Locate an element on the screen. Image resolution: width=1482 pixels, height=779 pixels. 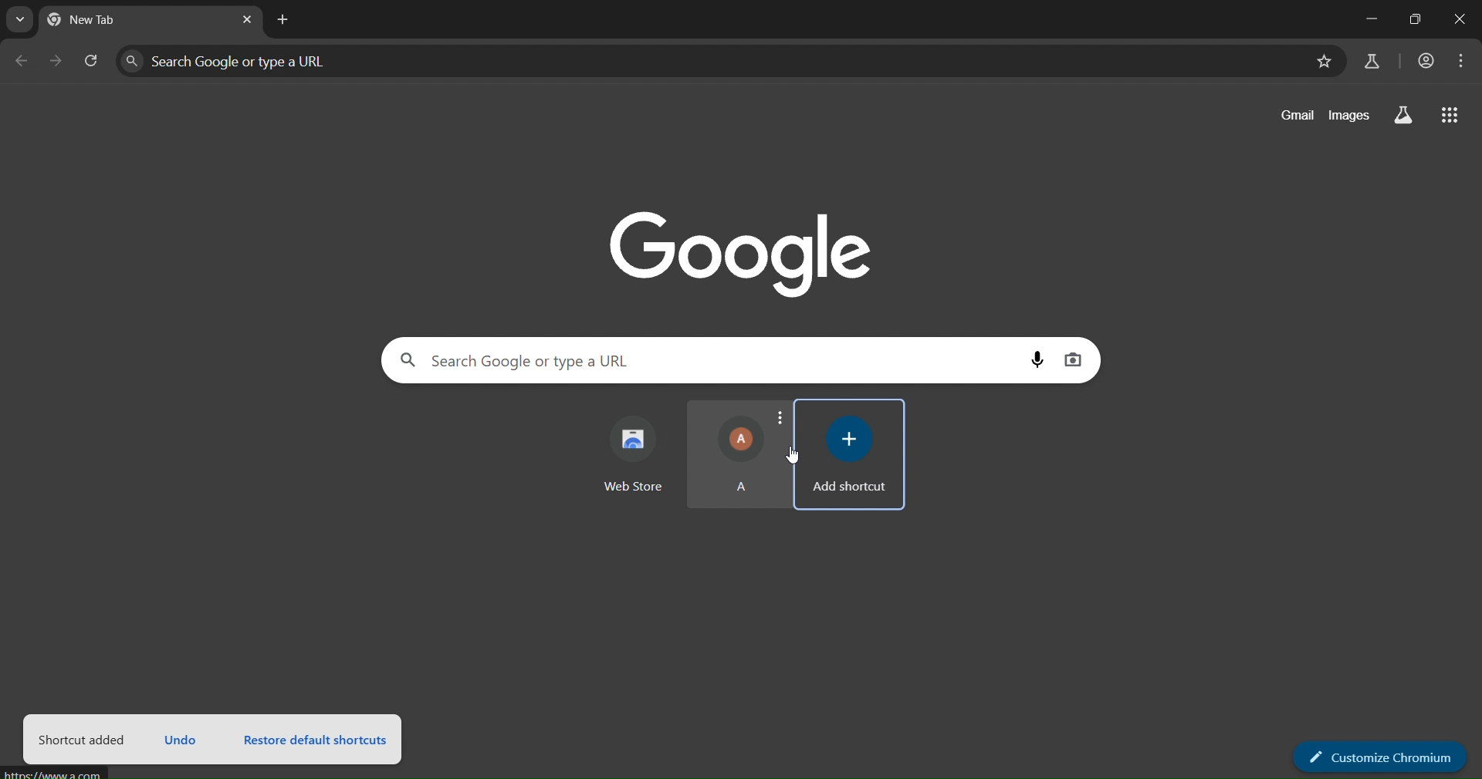
go back one page is located at coordinates (21, 65).